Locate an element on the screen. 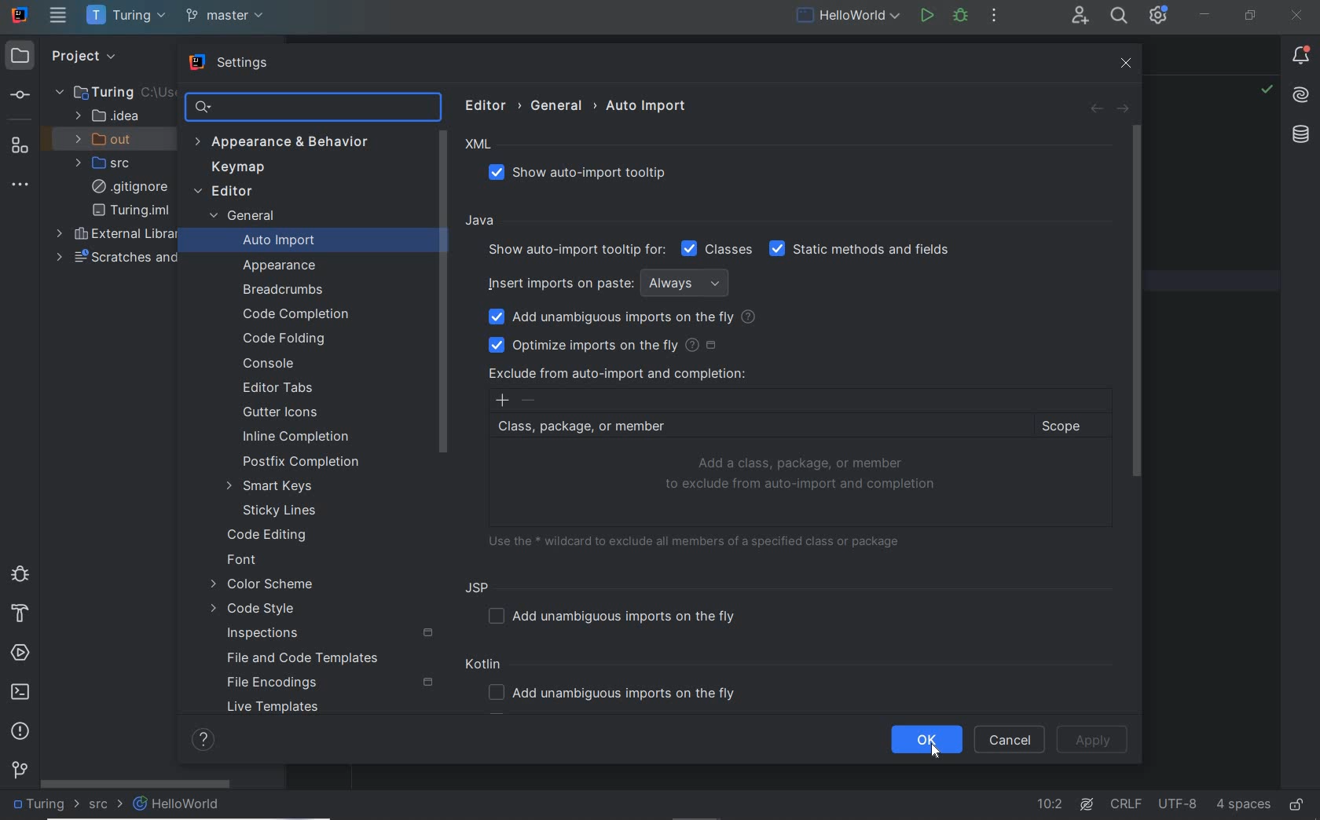  commit is located at coordinates (19, 97).